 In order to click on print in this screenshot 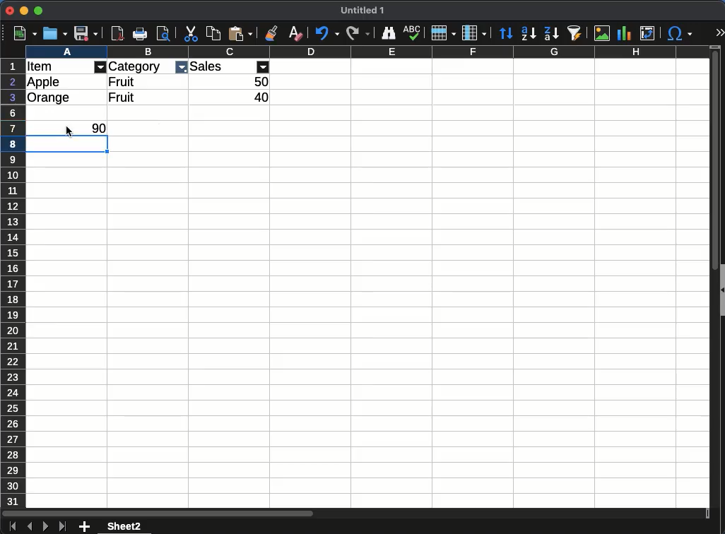, I will do `click(139, 33)`.